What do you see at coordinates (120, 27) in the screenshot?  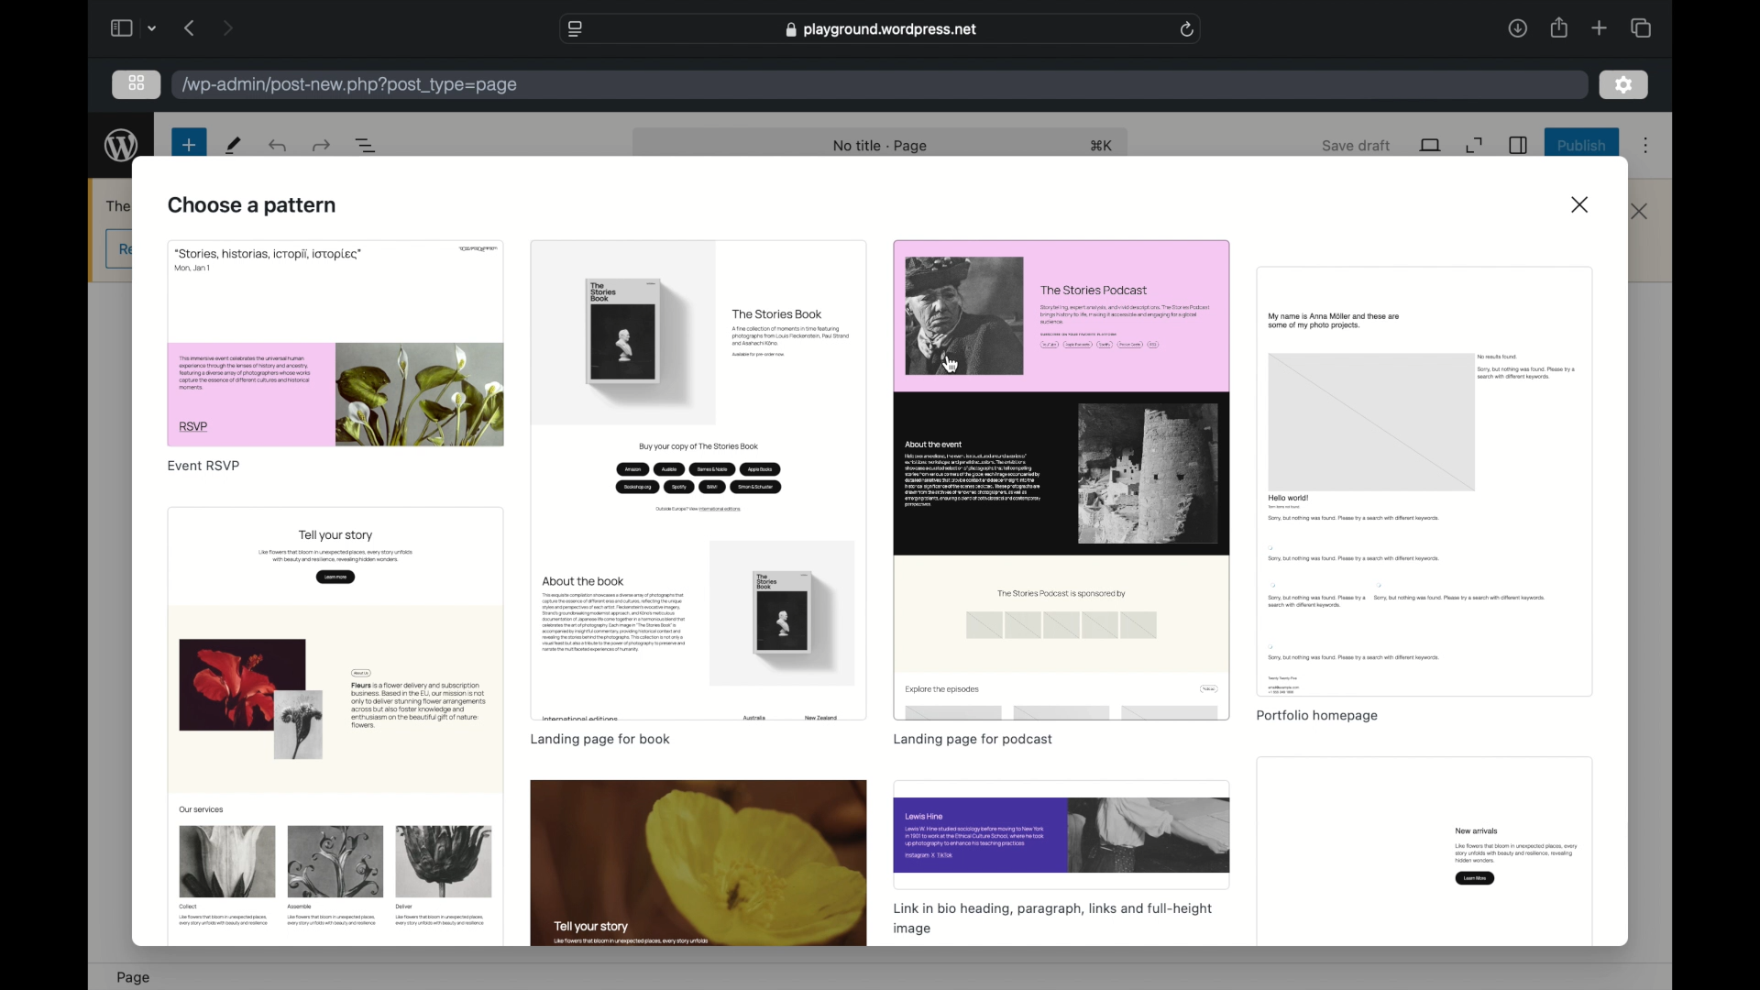 I see `show sidebar` at bounding box center [120, 27].